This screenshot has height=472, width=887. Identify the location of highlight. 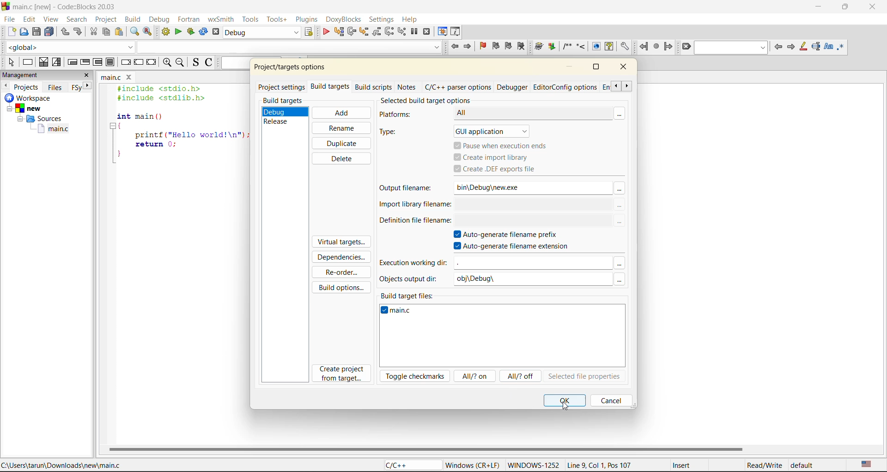
(803, 47).